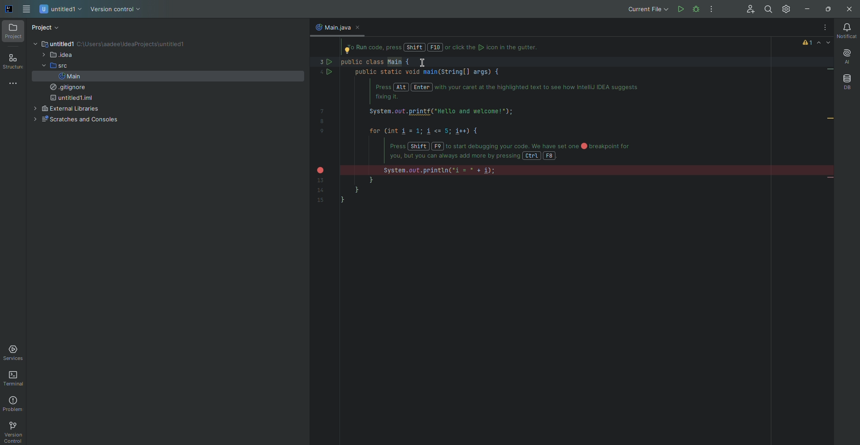 The width and height of the screenshot is (860, 445). Describe the element at coordinates (647, 9) in the screenshot. I see `Current File` at that location.